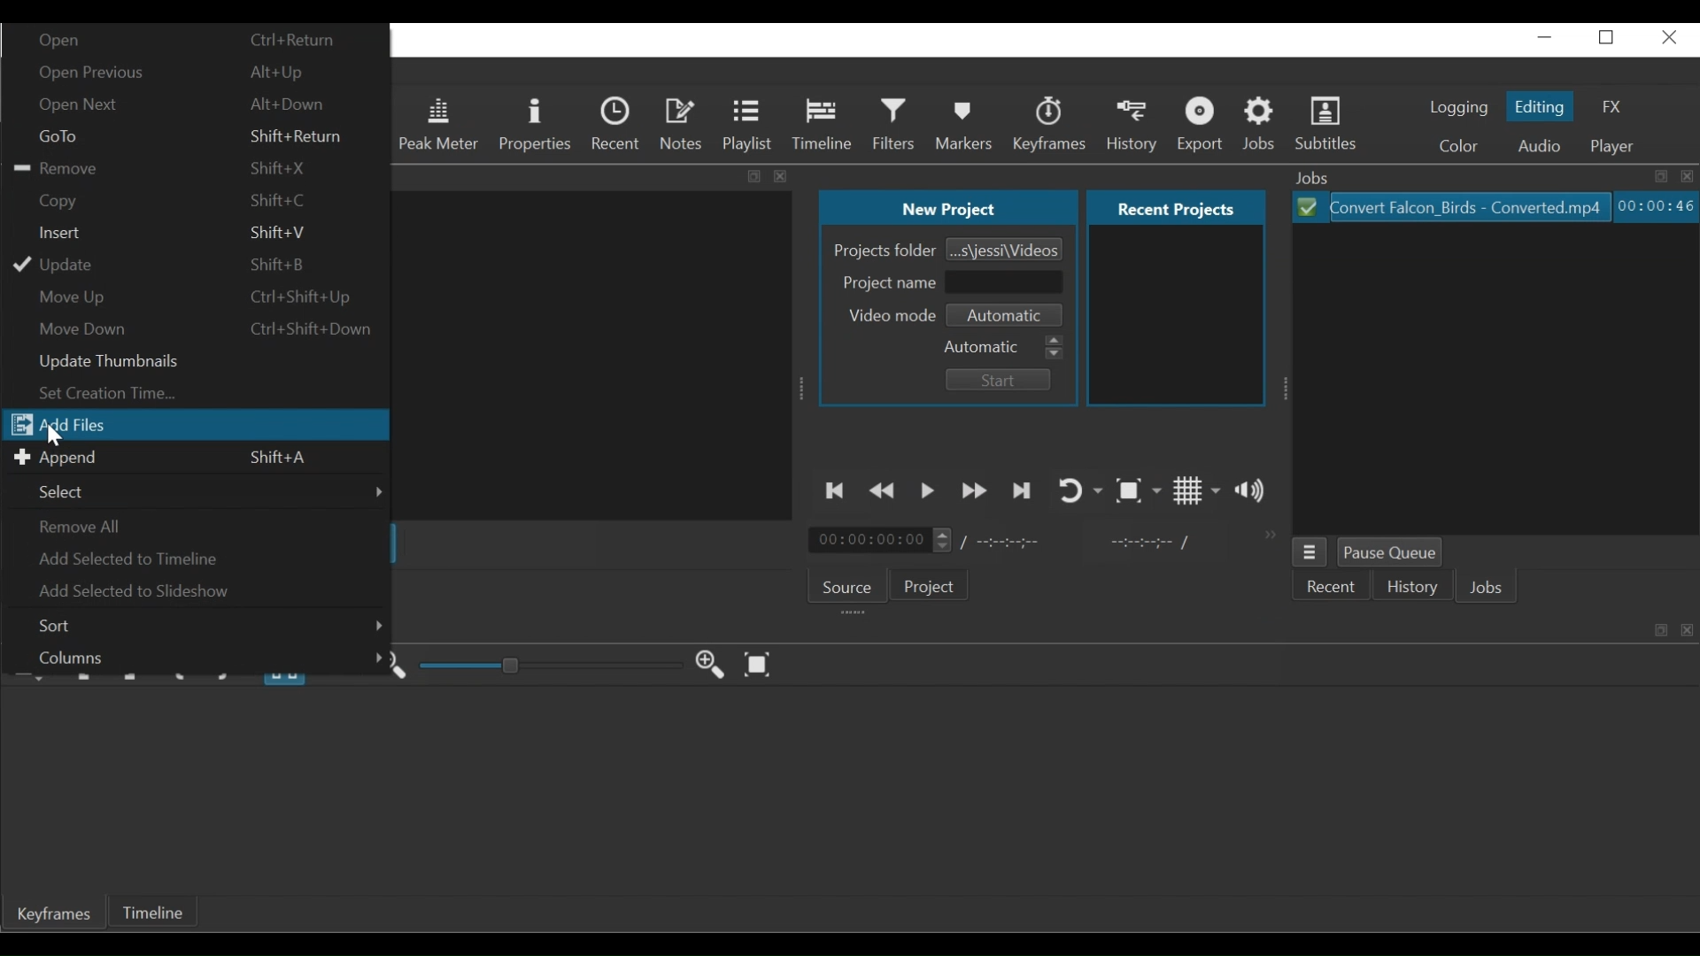 The width and height of the screenshot is (1700, 956). What do you see at coordinates (1003, 382) in the screenshot?
I see `Start` at bounding box center [1003, 382].